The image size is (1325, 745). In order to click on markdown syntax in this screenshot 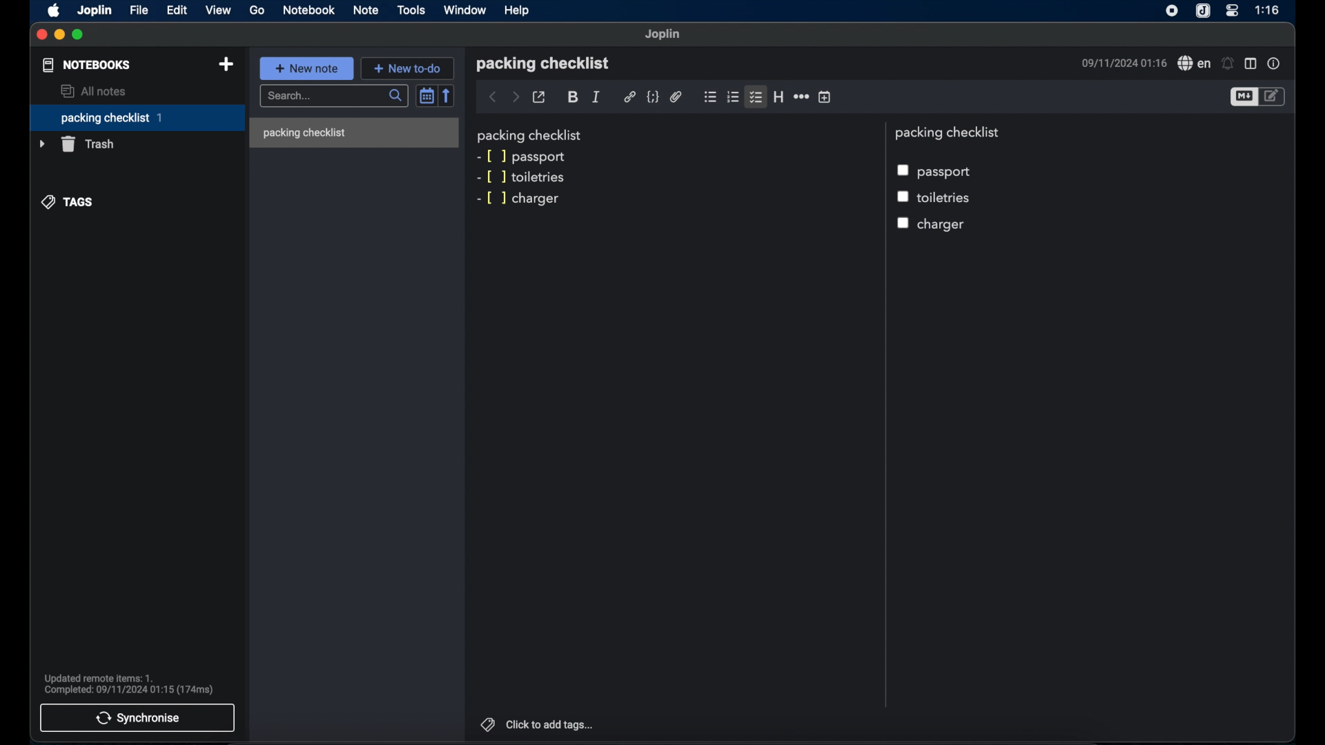, I will do `click(492, 198)`.